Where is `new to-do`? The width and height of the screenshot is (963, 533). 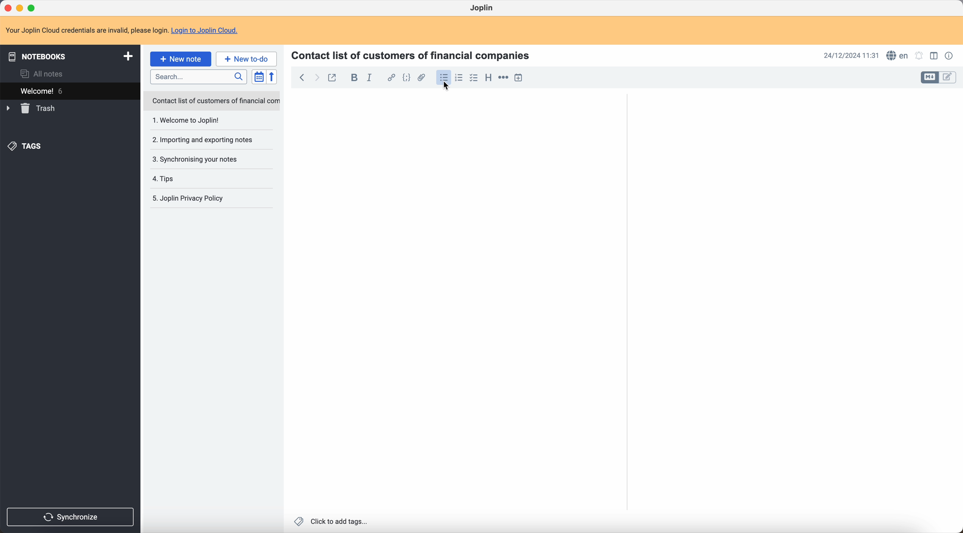 new to-do is located at coordinates (246, 58).